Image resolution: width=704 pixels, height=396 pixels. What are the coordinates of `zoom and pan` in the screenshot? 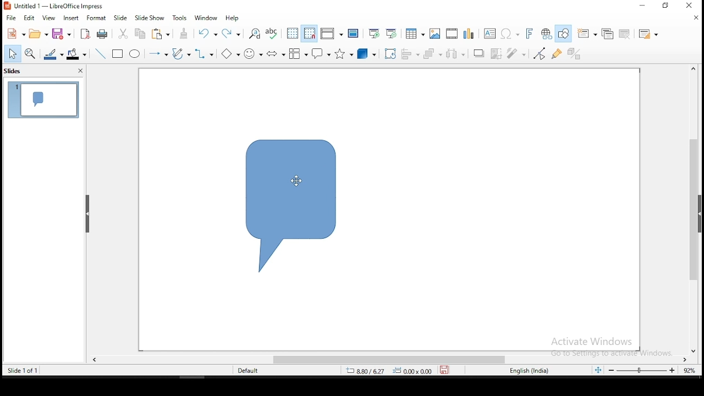 It's located at (31, 54).